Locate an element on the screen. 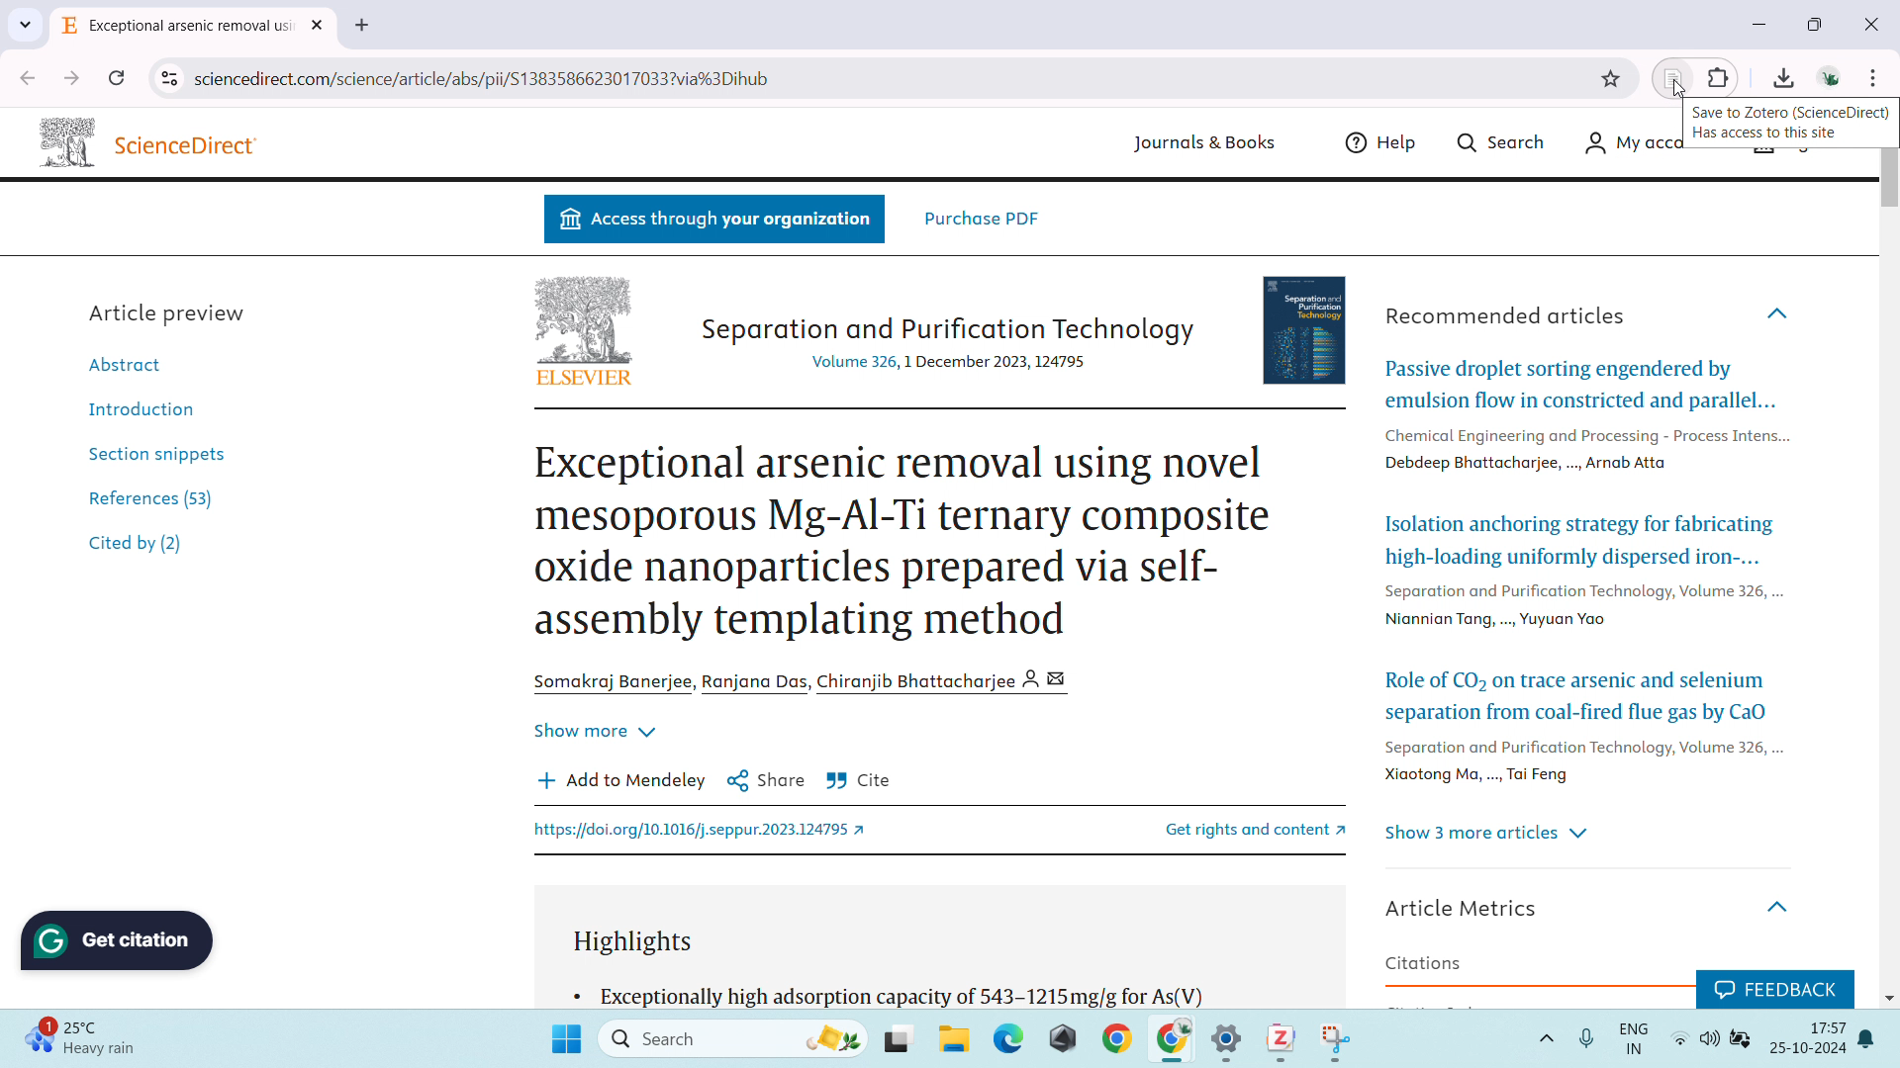 This screenshot has width=1900, height=1068. Section snippets is located at coordinates (156, 452).